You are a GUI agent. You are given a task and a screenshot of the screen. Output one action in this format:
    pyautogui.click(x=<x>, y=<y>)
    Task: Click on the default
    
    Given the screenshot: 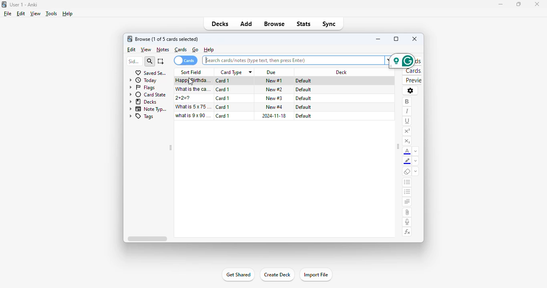 What is the action you would take?
    pyautogui.click(x=304, y=116)
    